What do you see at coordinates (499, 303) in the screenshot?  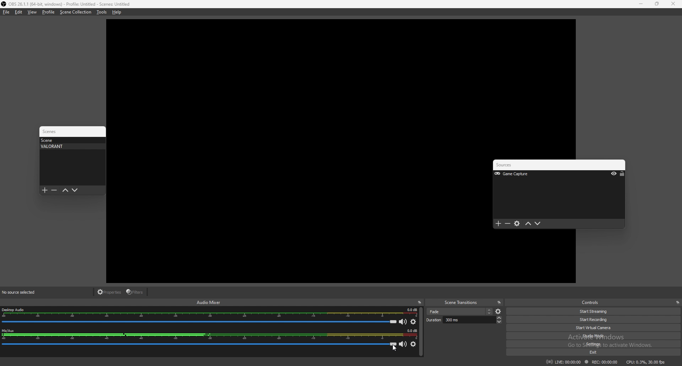 I see `pop out` at bounding box center [499, 303].